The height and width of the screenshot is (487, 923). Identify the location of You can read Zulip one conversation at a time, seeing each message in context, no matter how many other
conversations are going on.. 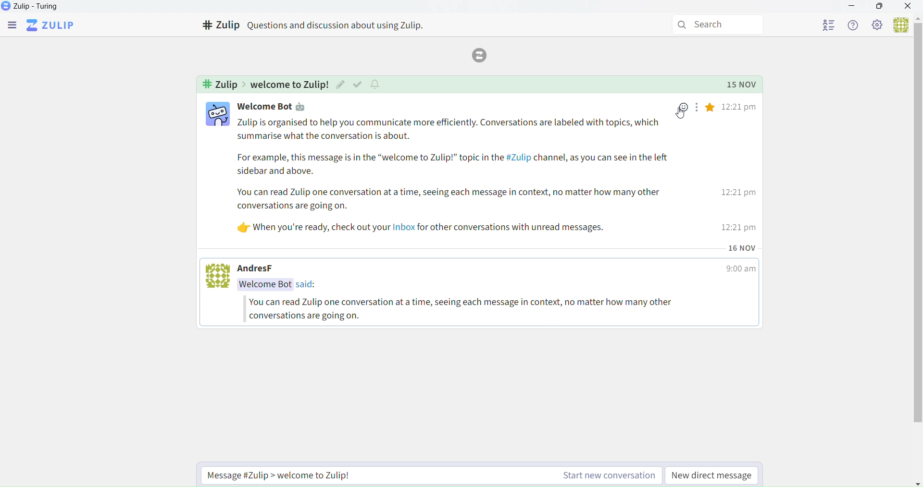
(470, 309).